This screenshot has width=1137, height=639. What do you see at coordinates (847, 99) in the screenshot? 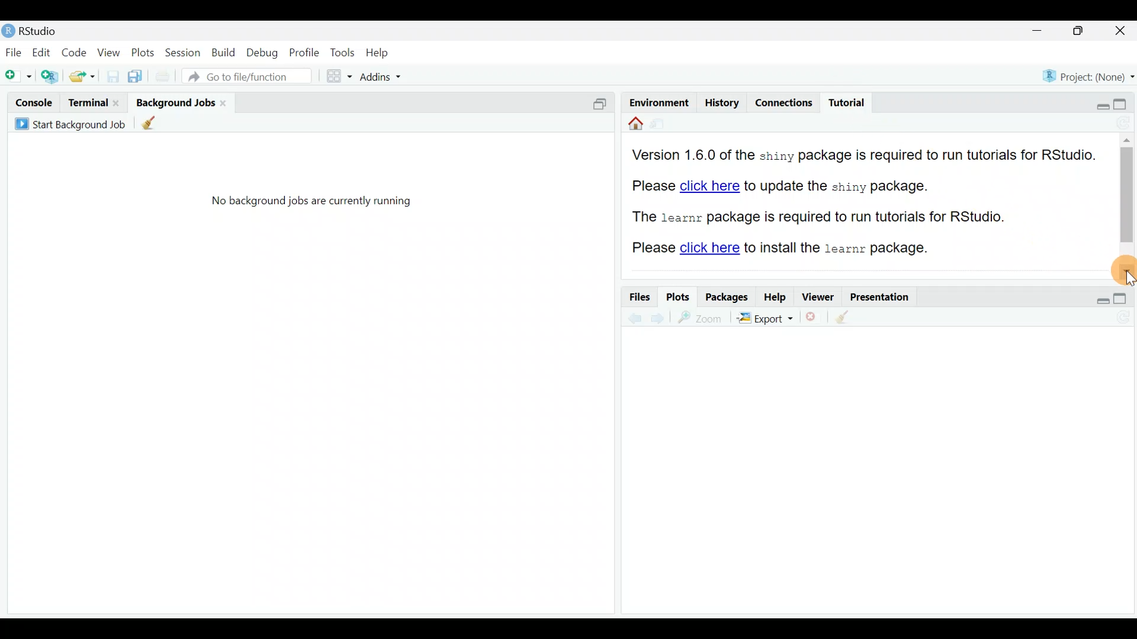
I see `Tutorial` at bounding box center [847, 99].